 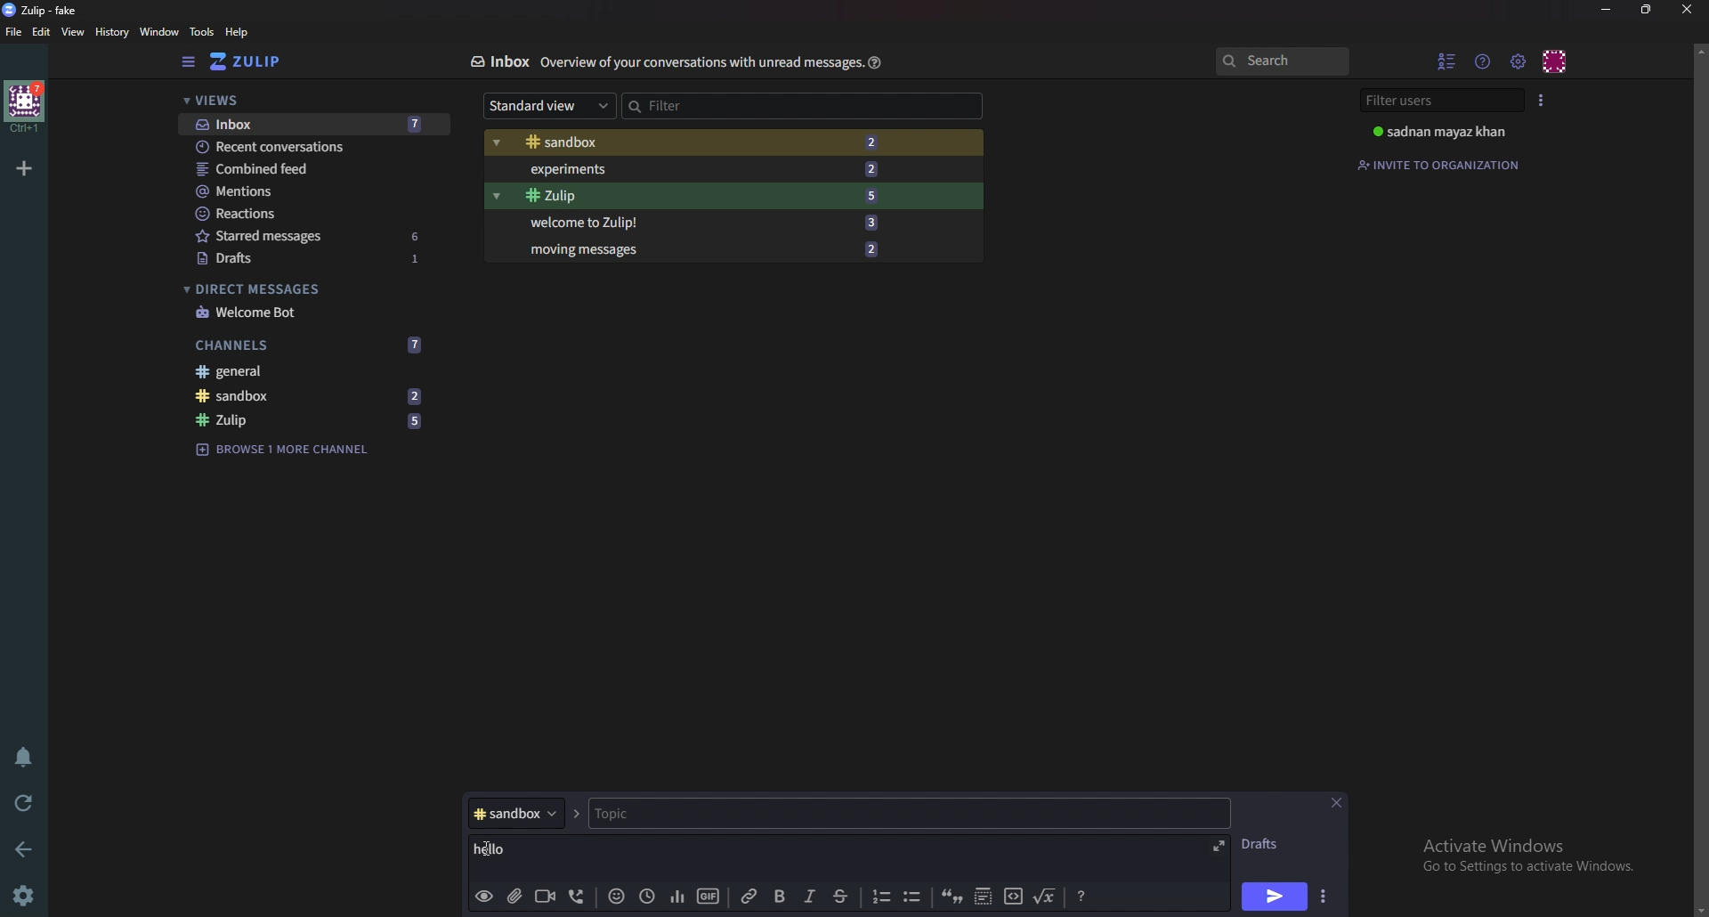 What do you see at coordinates (1447, 59) in the screenshot?
I see `Hide user list` at bounding box center [1447, 59].